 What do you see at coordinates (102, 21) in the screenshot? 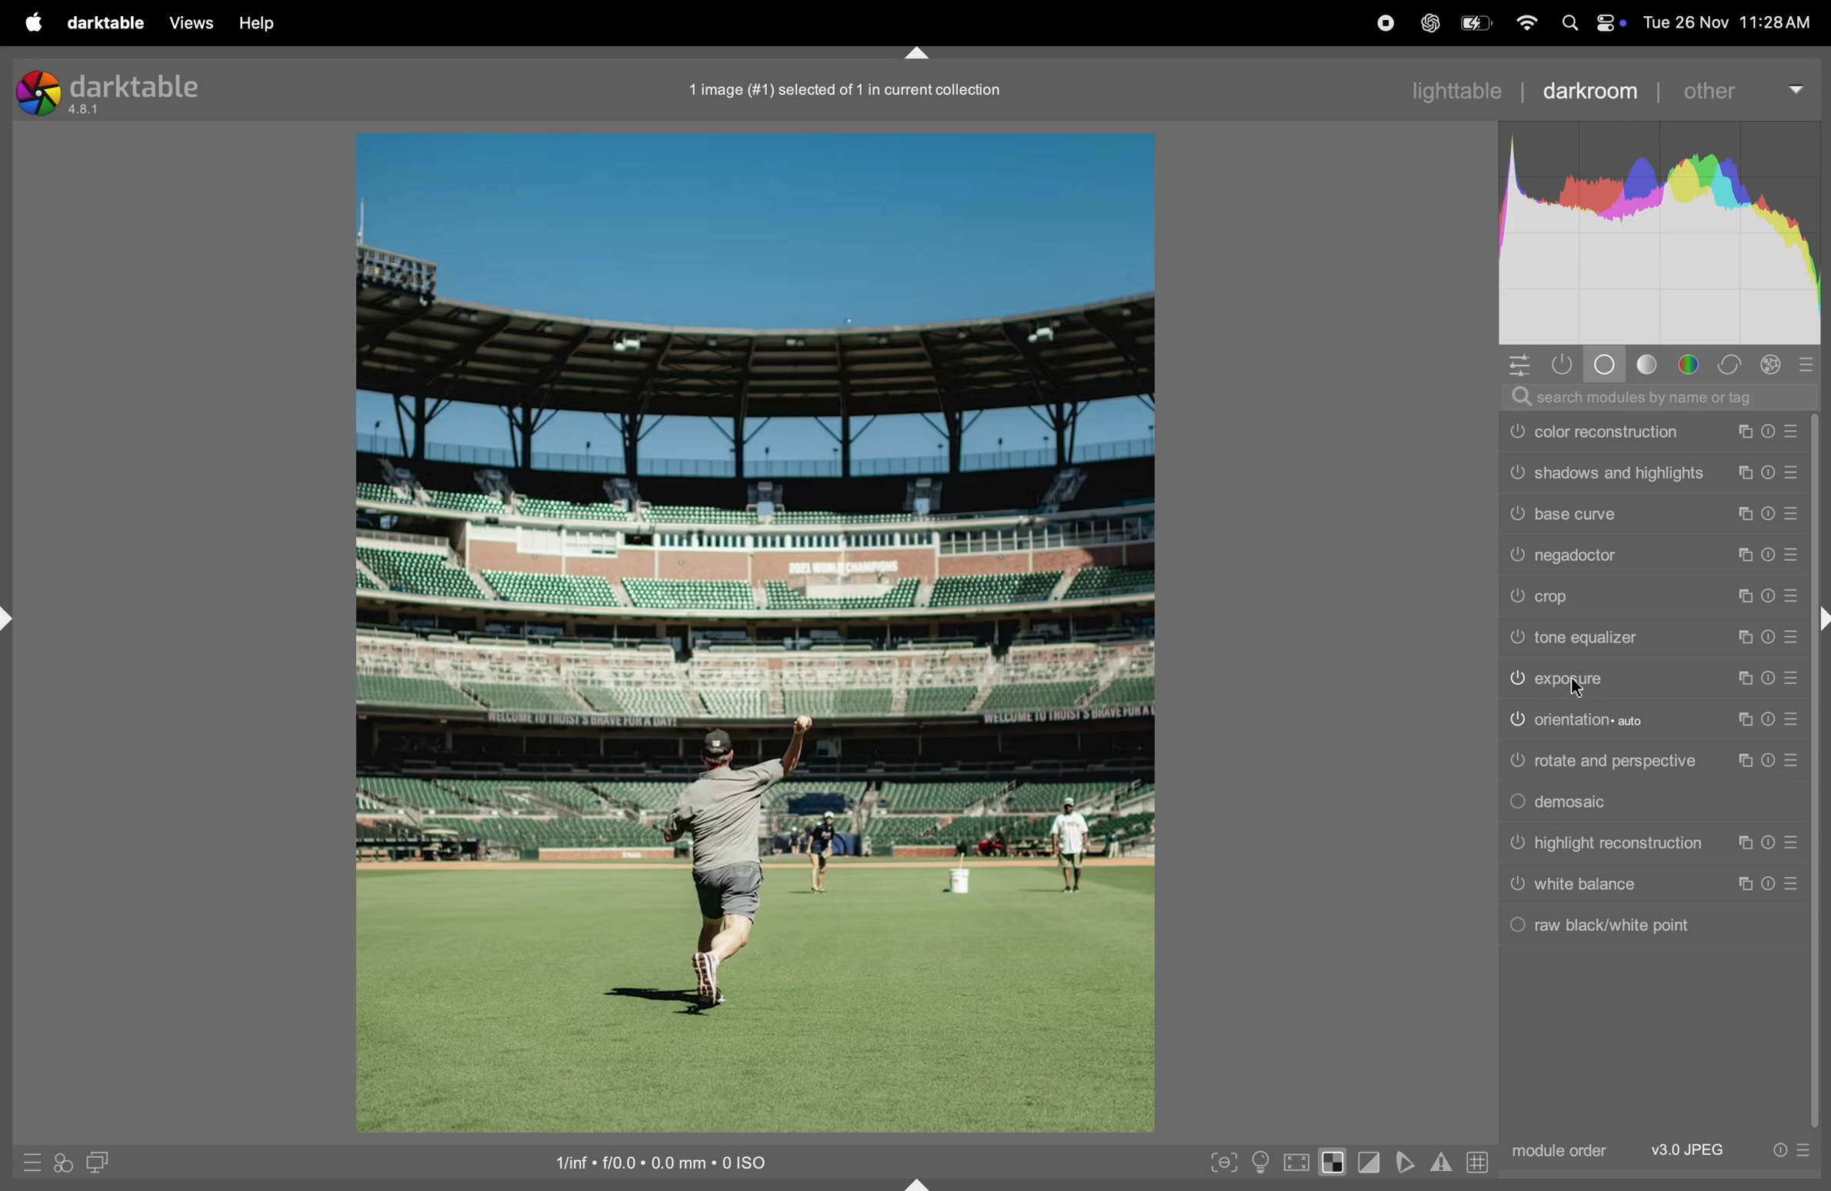
I see `dark table` at bounding box center [102, 21].